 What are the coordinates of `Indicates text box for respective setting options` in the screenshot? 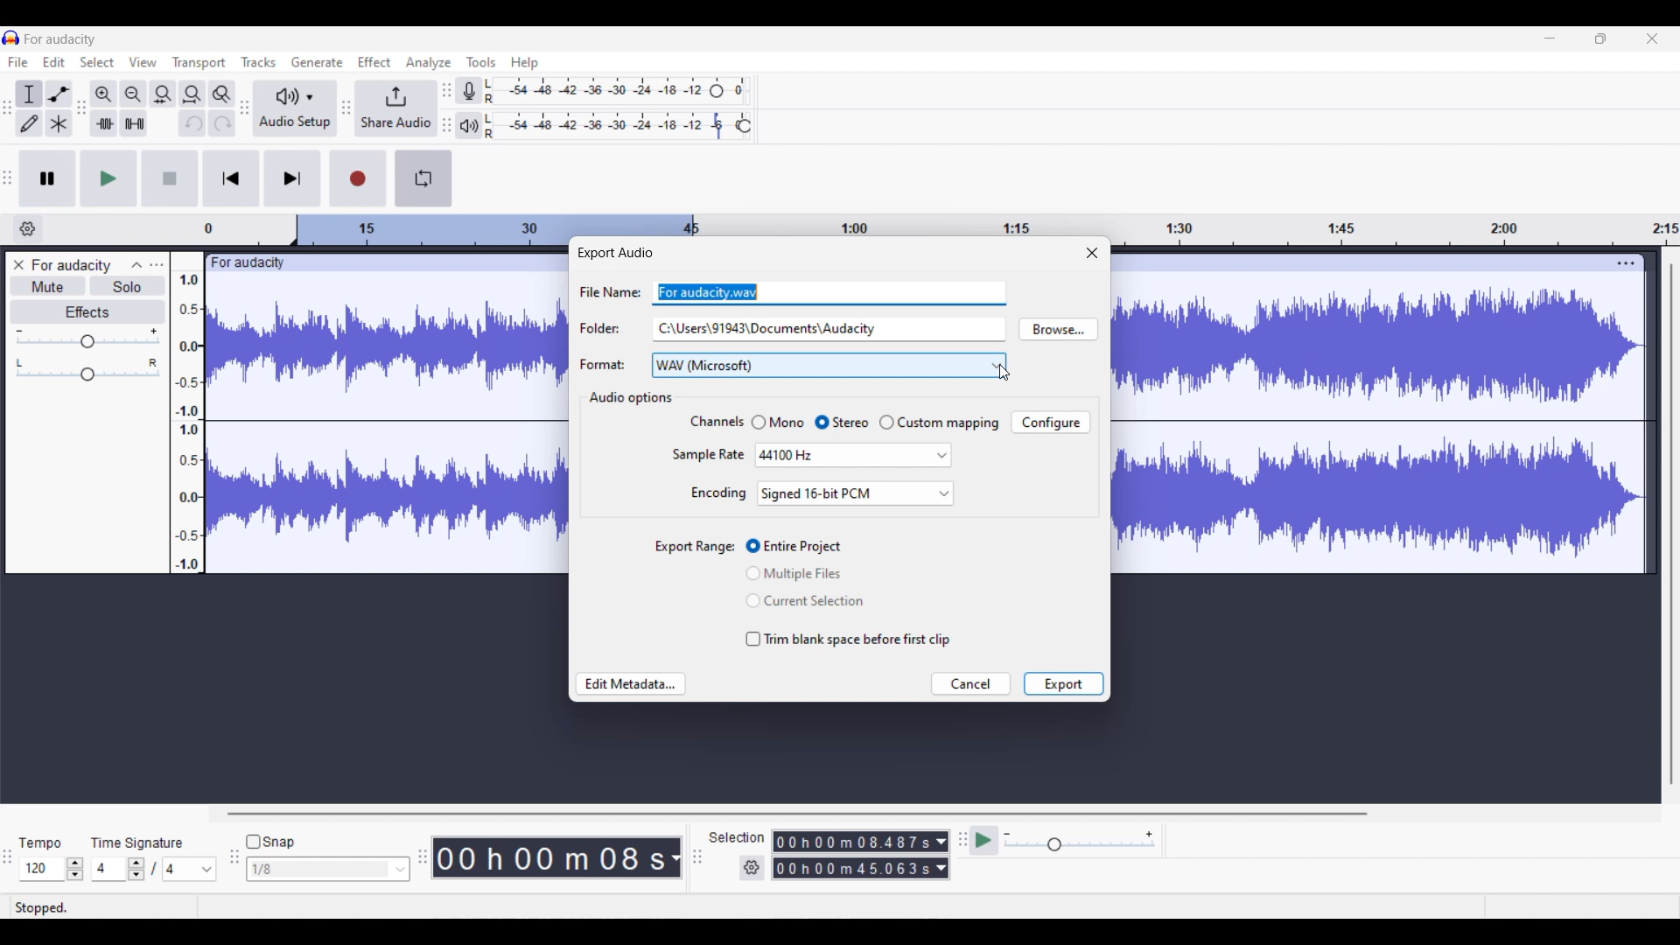 It's located at (608, 328).